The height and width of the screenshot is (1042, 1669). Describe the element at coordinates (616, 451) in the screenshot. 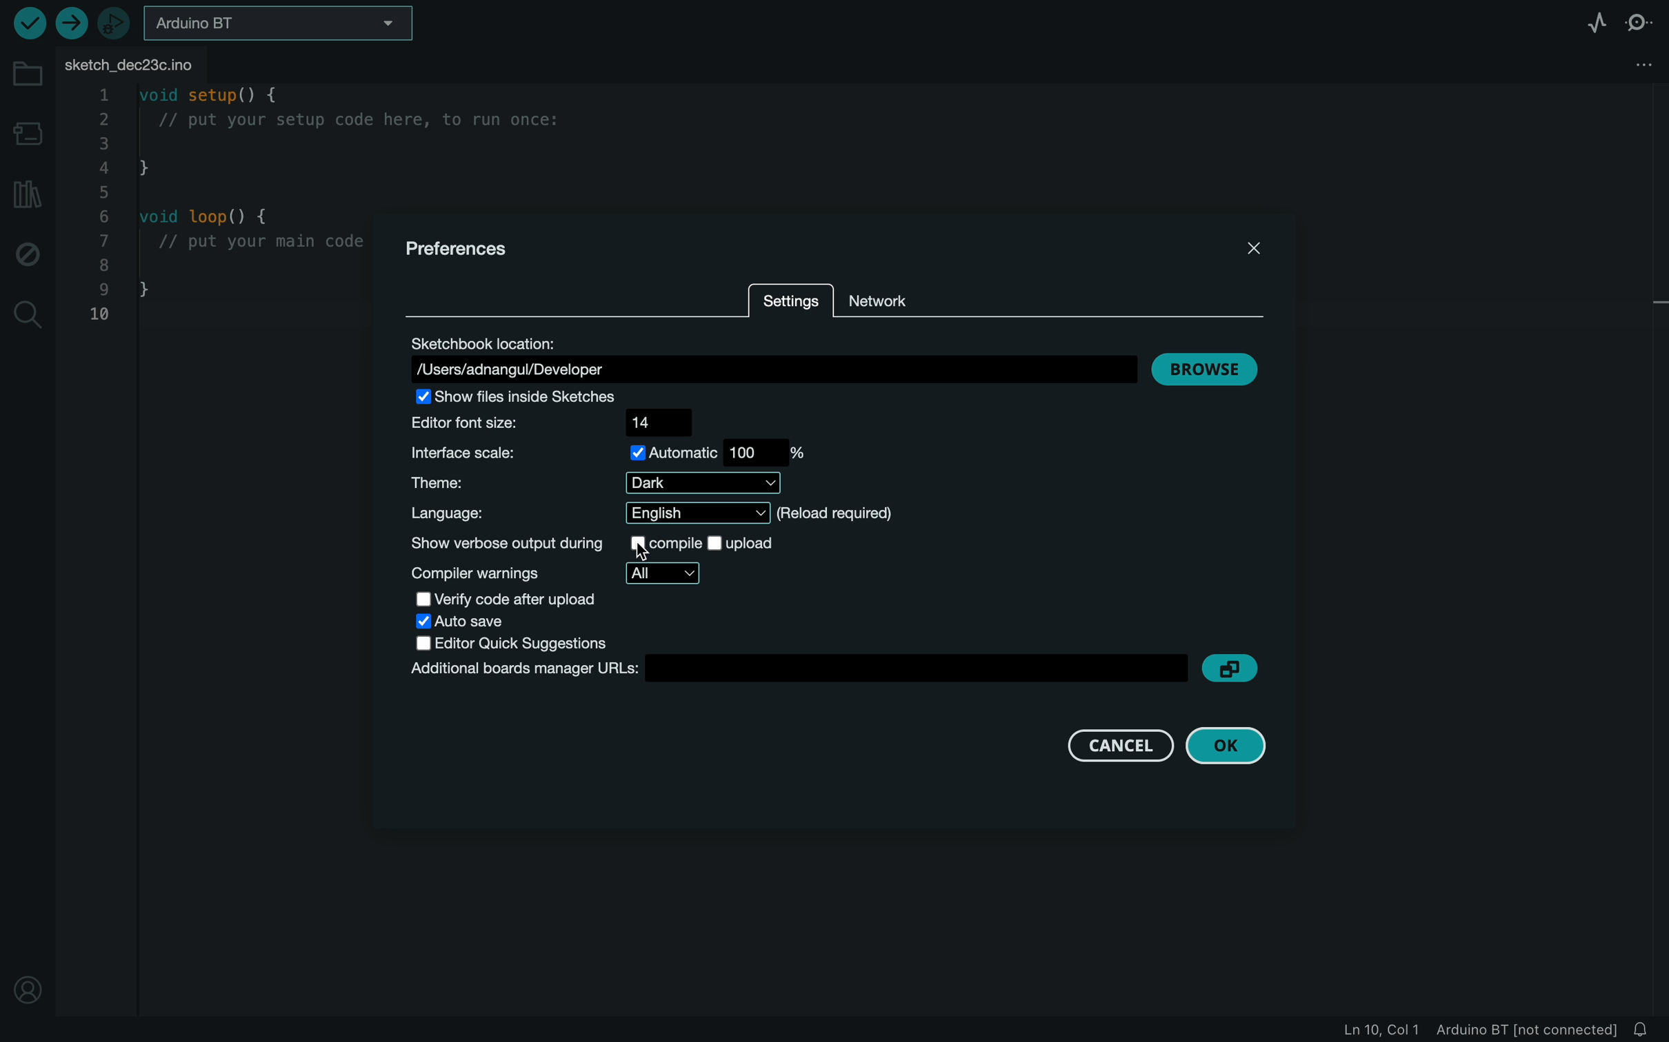

I see `scale` at that location.